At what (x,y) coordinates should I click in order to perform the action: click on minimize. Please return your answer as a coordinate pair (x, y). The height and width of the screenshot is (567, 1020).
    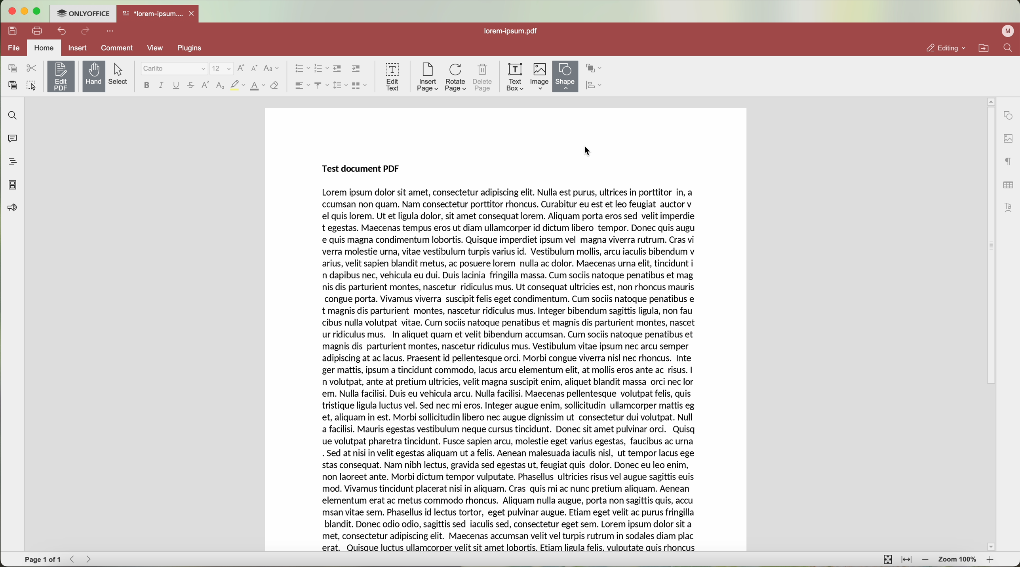
    Looking at the image, I should click on (25, 11).